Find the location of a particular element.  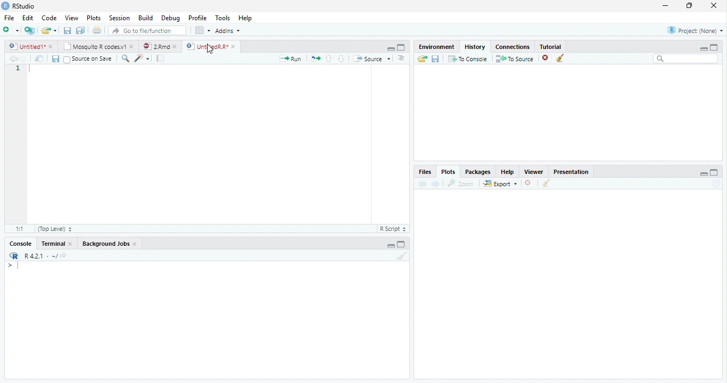

Background Jobs is located at coordinates (106, 244).